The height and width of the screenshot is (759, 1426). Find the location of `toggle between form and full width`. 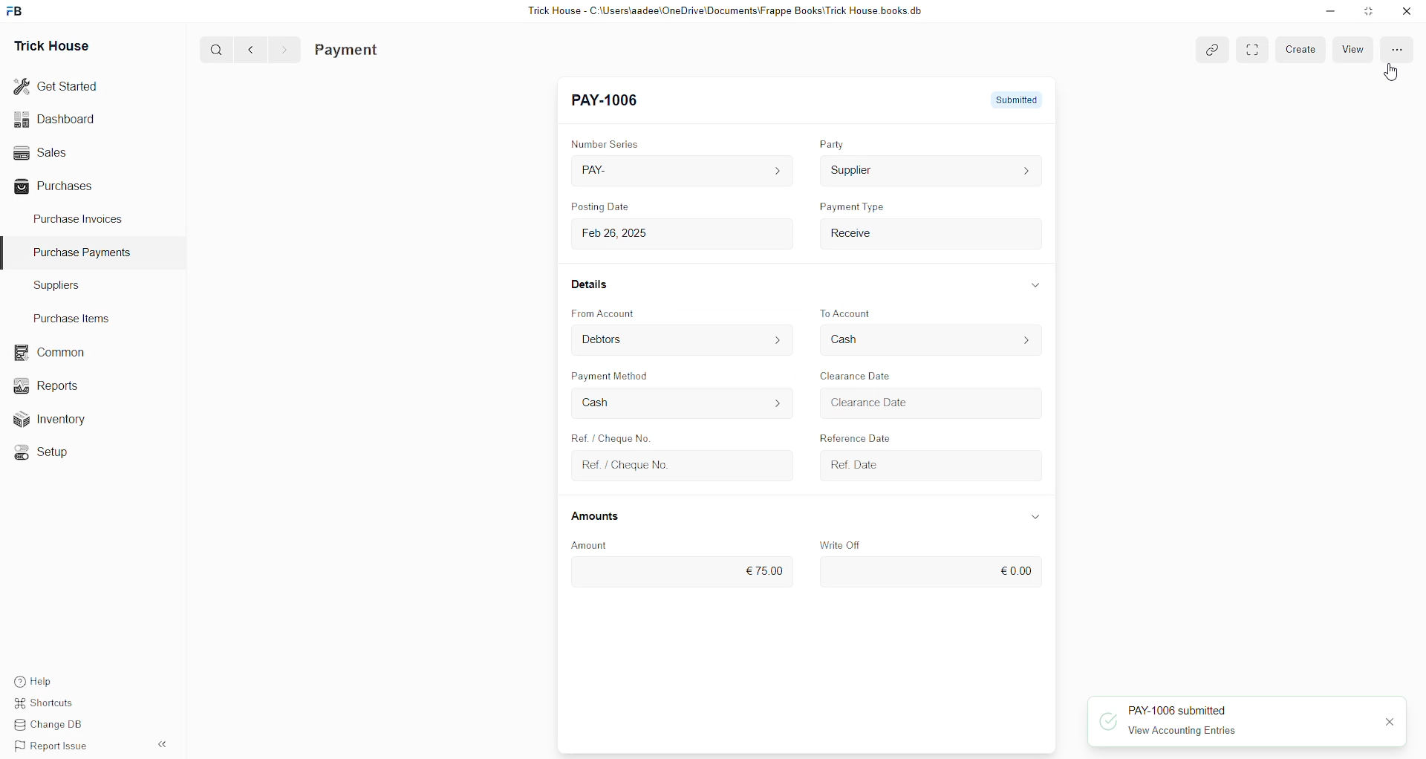

toggle between form and full width is located at coordinates (1253, 52).